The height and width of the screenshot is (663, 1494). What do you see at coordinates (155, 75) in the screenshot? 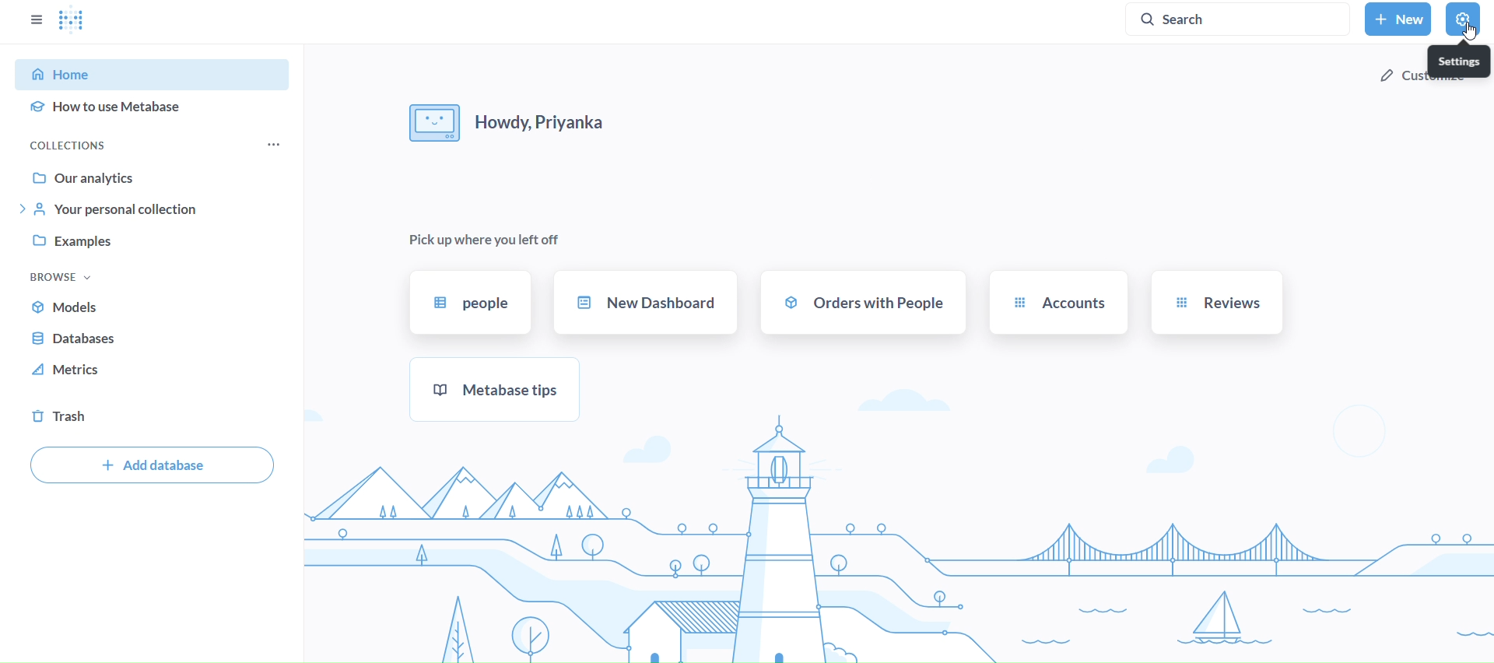
I see `home` at bounding box center [155, 75].